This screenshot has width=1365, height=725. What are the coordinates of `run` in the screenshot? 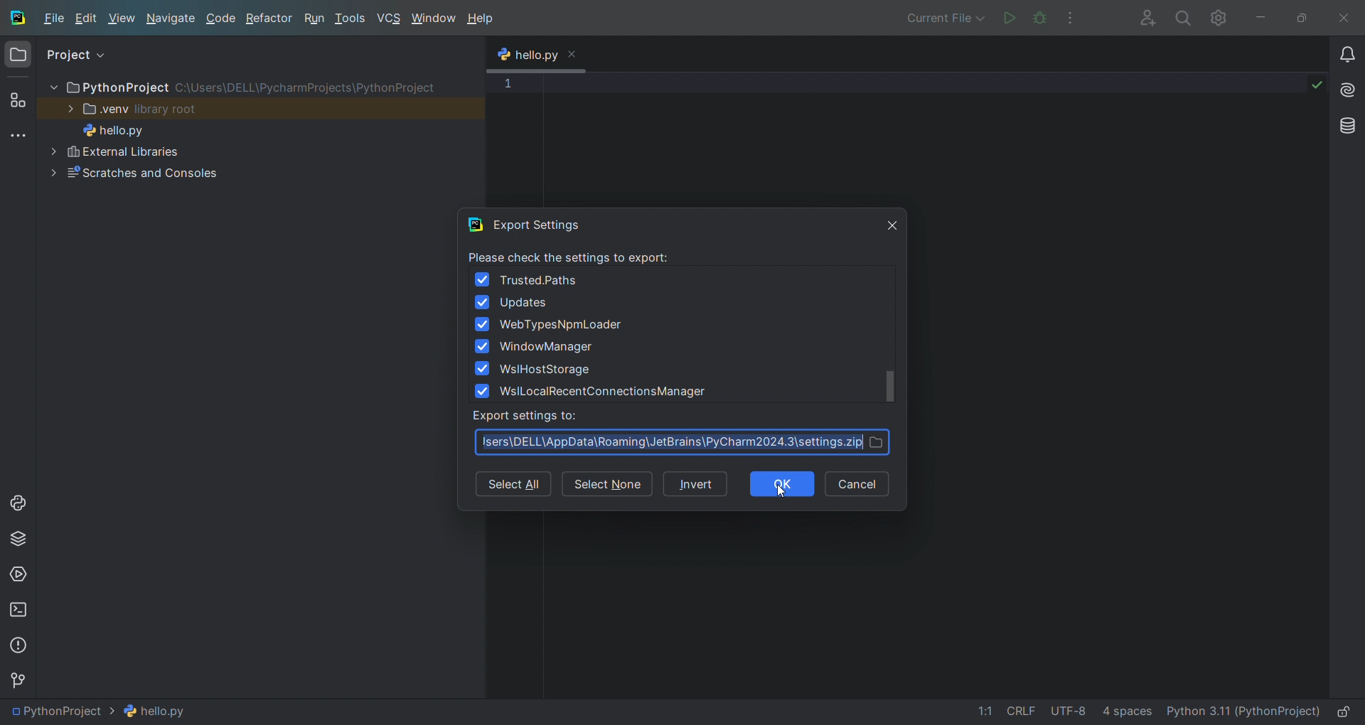 It's located at (1007, 16).